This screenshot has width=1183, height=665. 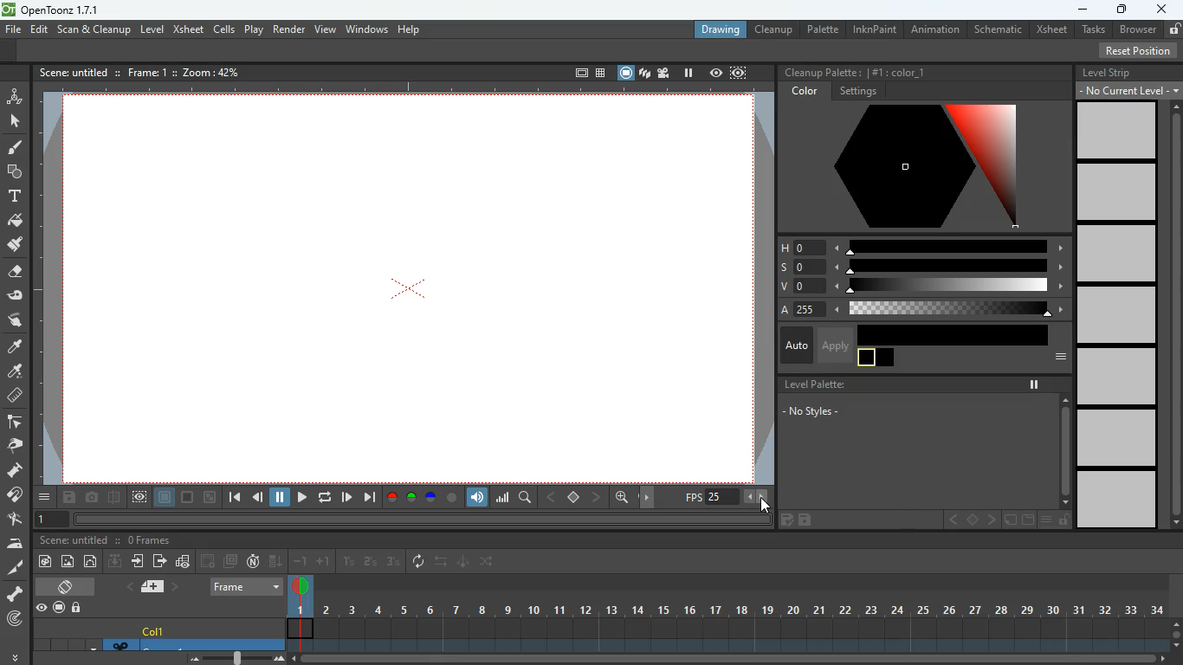 What do you see at coordinates (114, 561) in the screenshot?
I see `download` at bounding box center [114, 561].